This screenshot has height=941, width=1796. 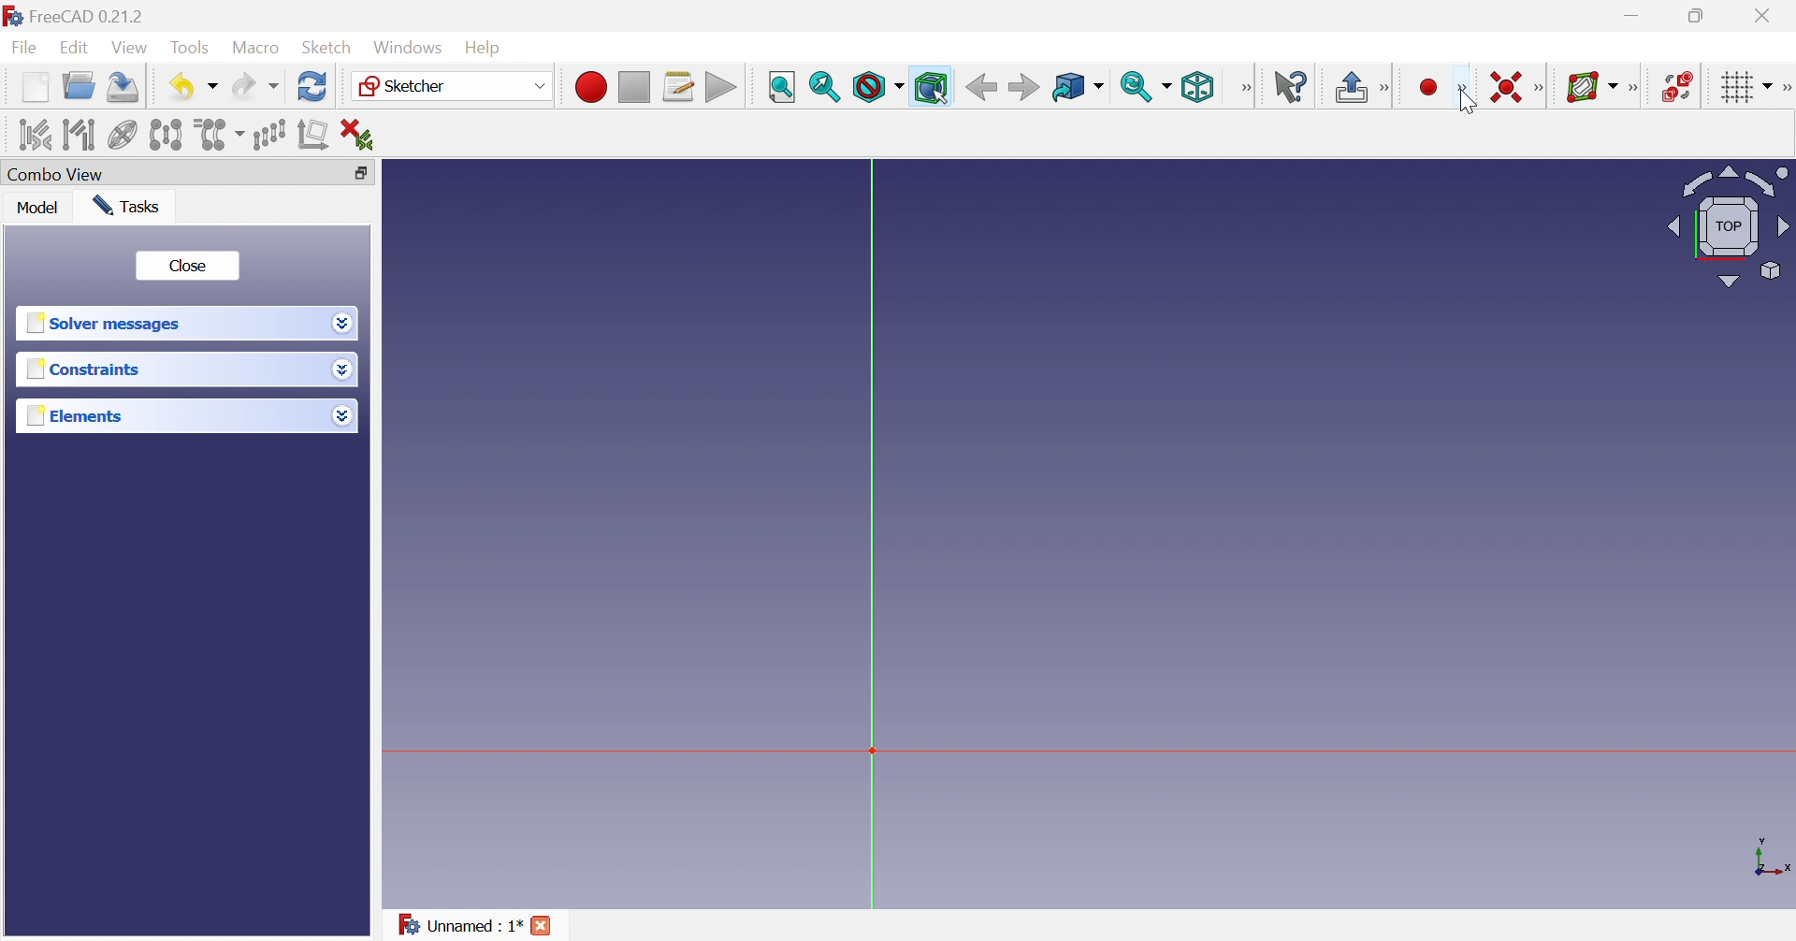 What do you see at coordinates (459, 925) in the screenshot?
I see `Unnamed : 1` at bounding box center [459, 925].